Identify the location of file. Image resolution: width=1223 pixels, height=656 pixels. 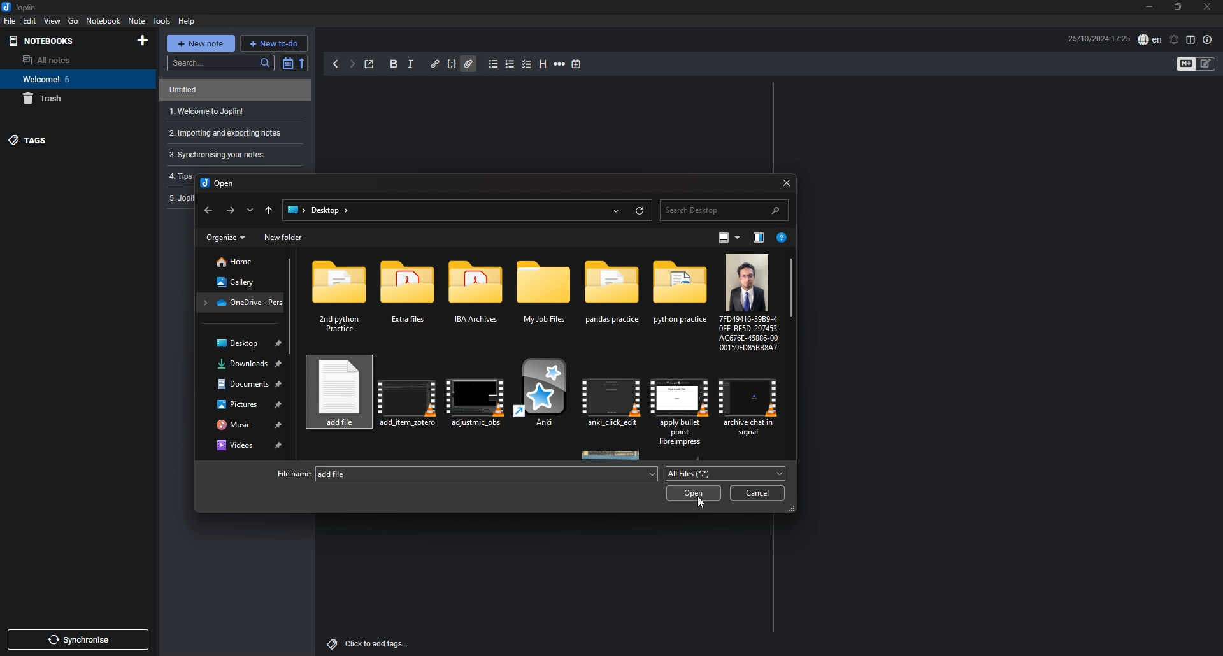
(546, 397).